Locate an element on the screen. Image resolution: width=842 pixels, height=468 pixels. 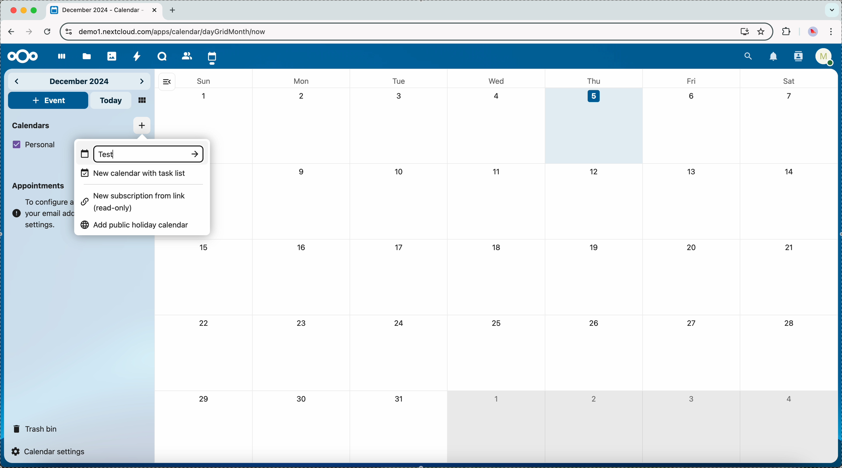
files is located at coordinates (86, 55).